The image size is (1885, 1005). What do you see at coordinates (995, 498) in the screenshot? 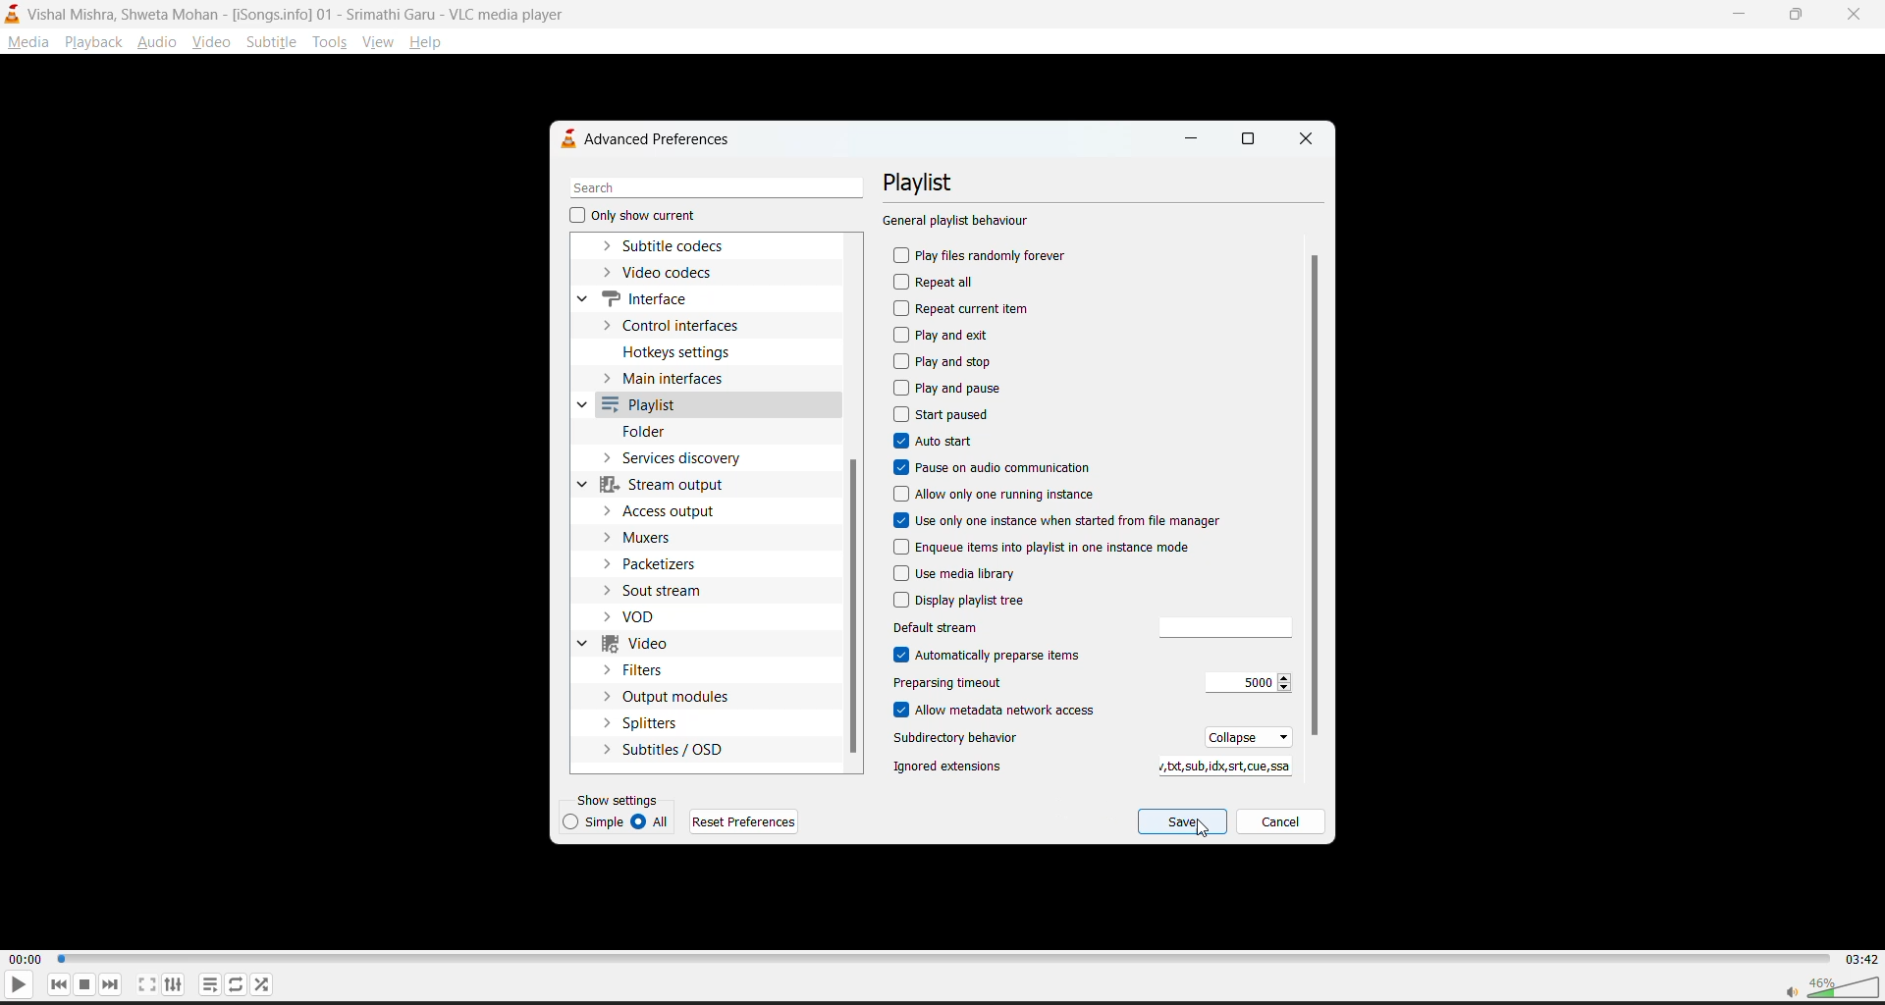
I see `allow only one running instance` at bounding box center [995, 498].